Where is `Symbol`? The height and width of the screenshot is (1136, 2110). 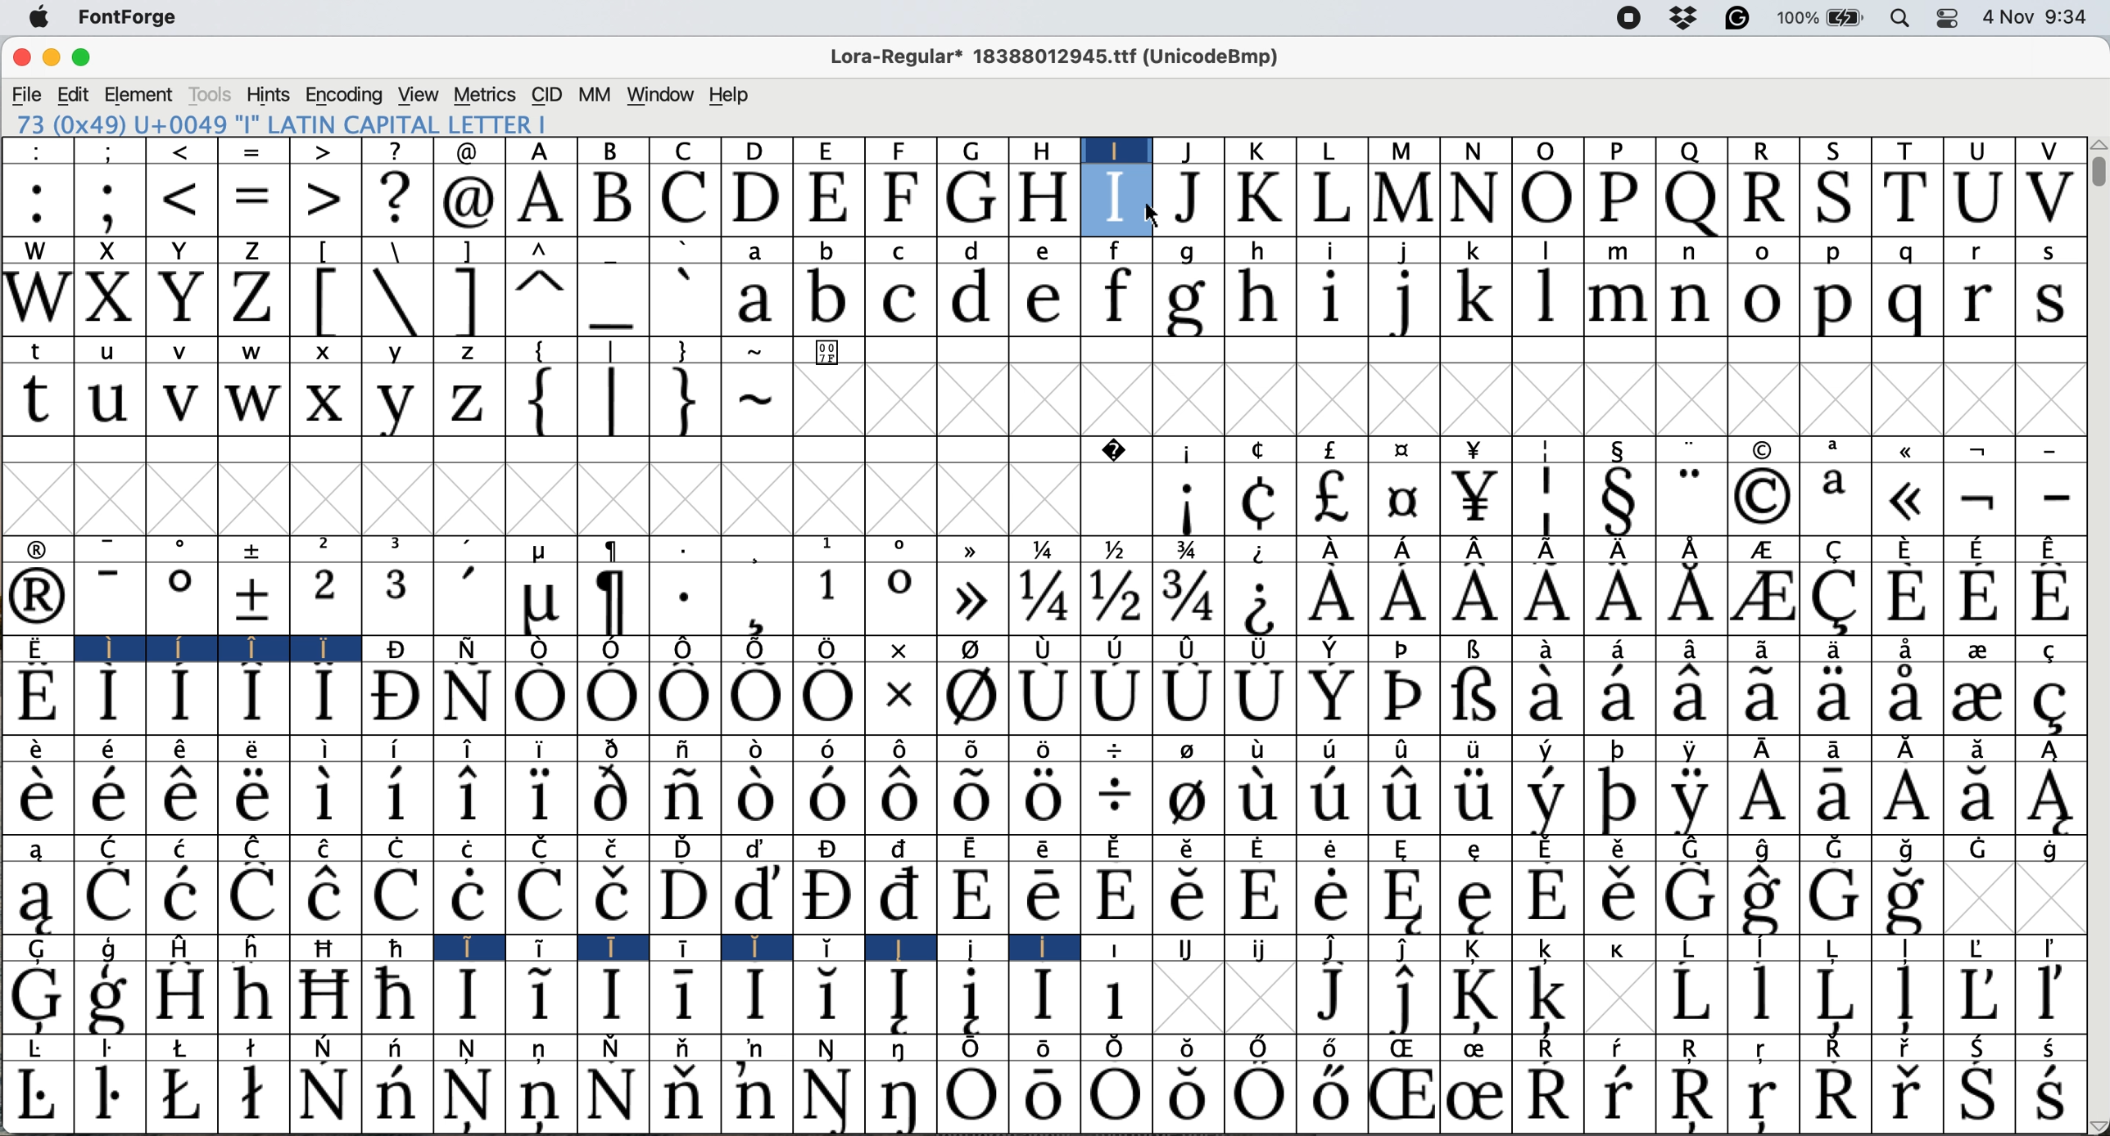
Symbol is located at coordinates (330, 947).